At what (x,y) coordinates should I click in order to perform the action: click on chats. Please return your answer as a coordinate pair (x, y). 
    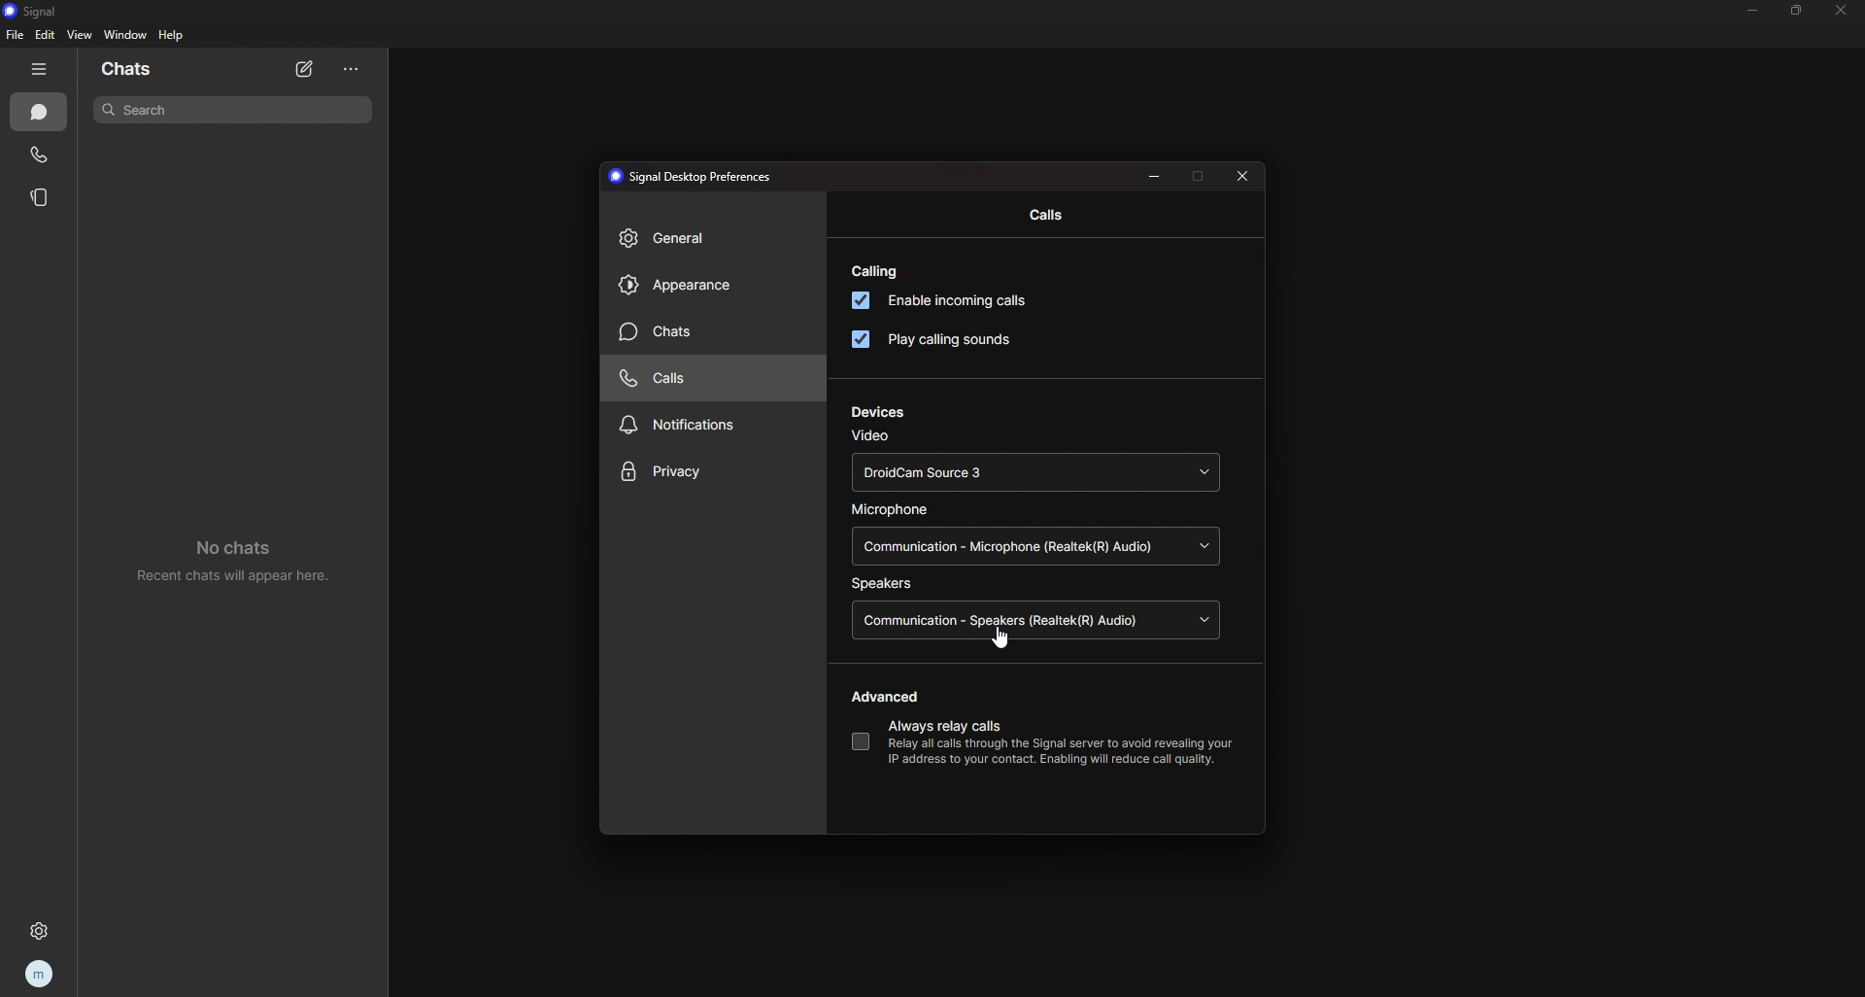
    Looking at the image, I should click on (40, 112).